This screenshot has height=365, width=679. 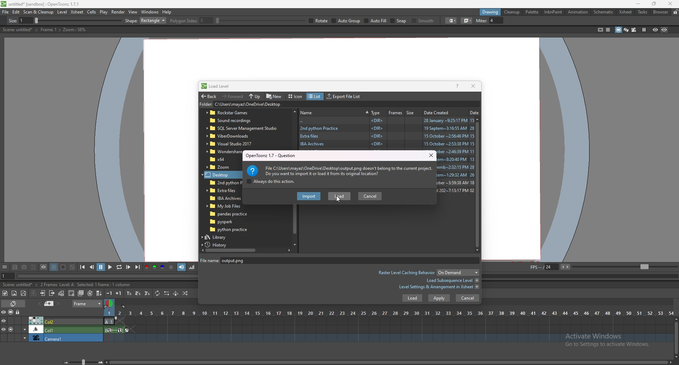 What do you see at coordinates (222, 183) in the screenshot?
I see `folder` at bounding box center [222, 183].